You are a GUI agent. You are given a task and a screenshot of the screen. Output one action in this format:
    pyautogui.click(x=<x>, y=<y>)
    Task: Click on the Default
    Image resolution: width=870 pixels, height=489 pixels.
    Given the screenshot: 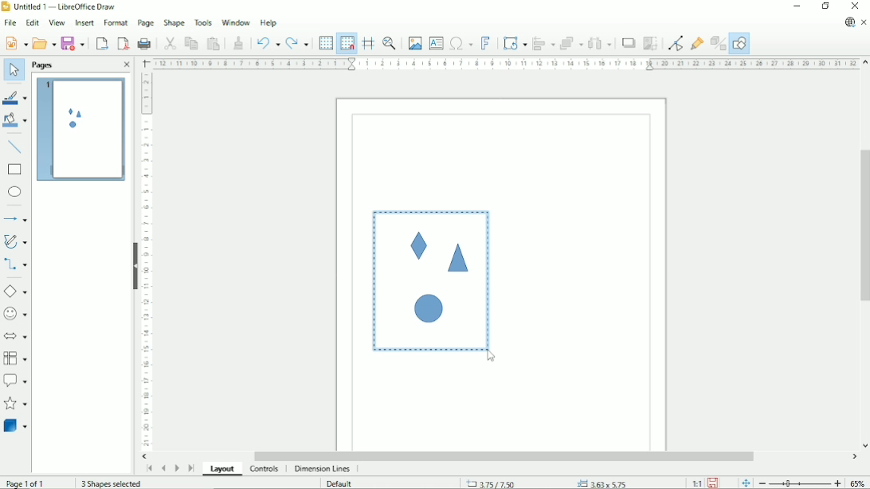 What is the action you would take?
    pyautogui.click(x=339, y=483)
    